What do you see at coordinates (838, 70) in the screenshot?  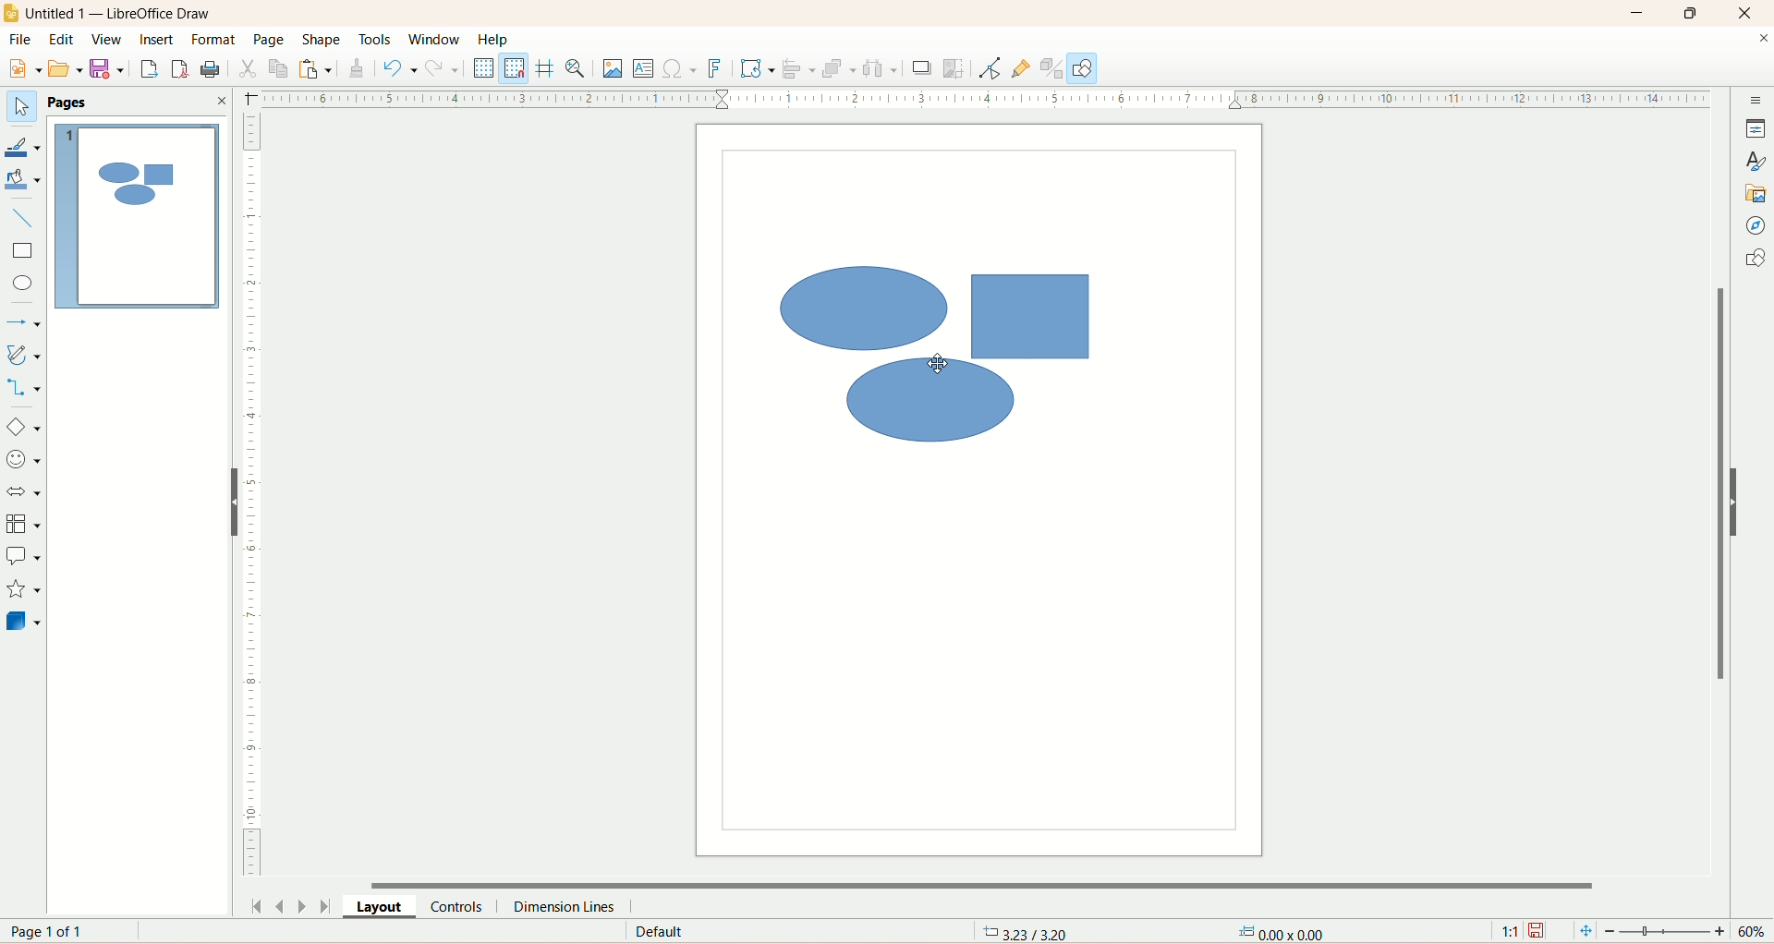 I see `arrange` at bounding box center [838, 70].